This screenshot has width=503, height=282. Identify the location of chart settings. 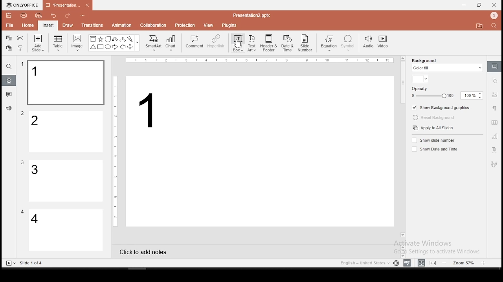
(494, 136).